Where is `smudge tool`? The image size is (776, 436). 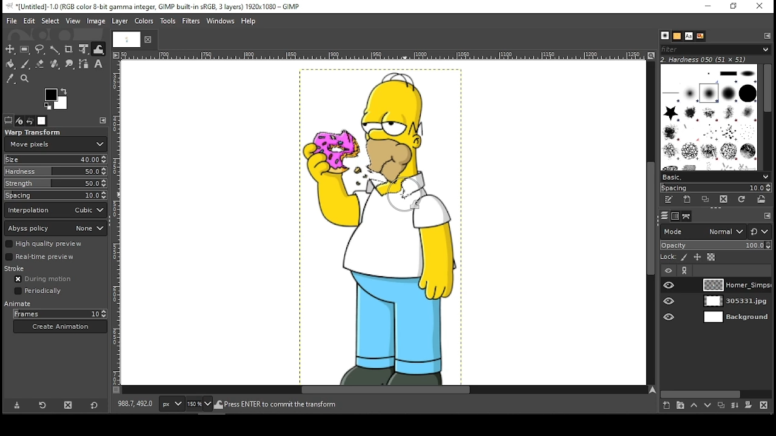
smudge tool is located at coordinates (70, 64).